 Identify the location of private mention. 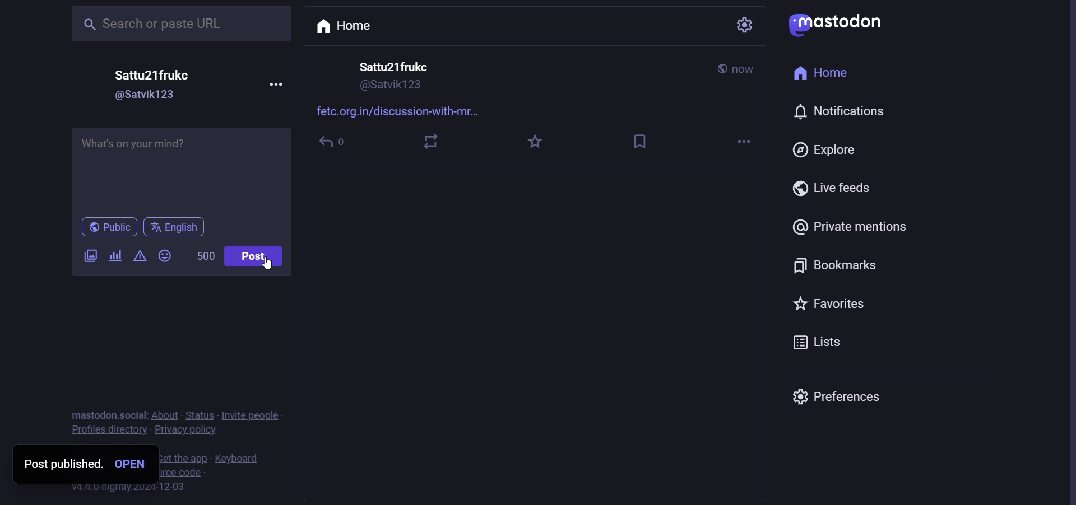
(851, 225).